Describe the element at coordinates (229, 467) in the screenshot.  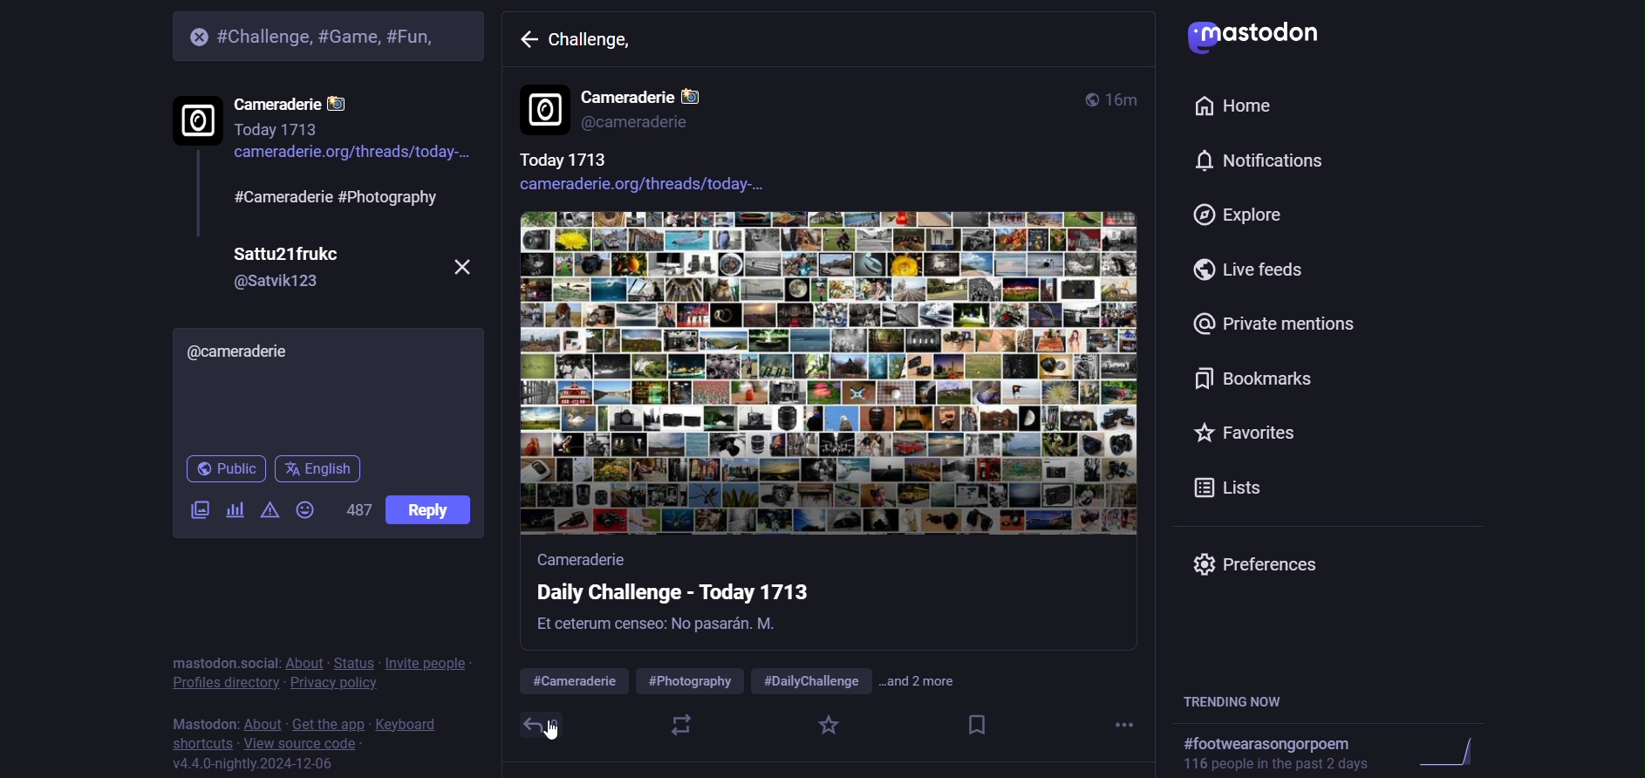
I see `public` at that location.